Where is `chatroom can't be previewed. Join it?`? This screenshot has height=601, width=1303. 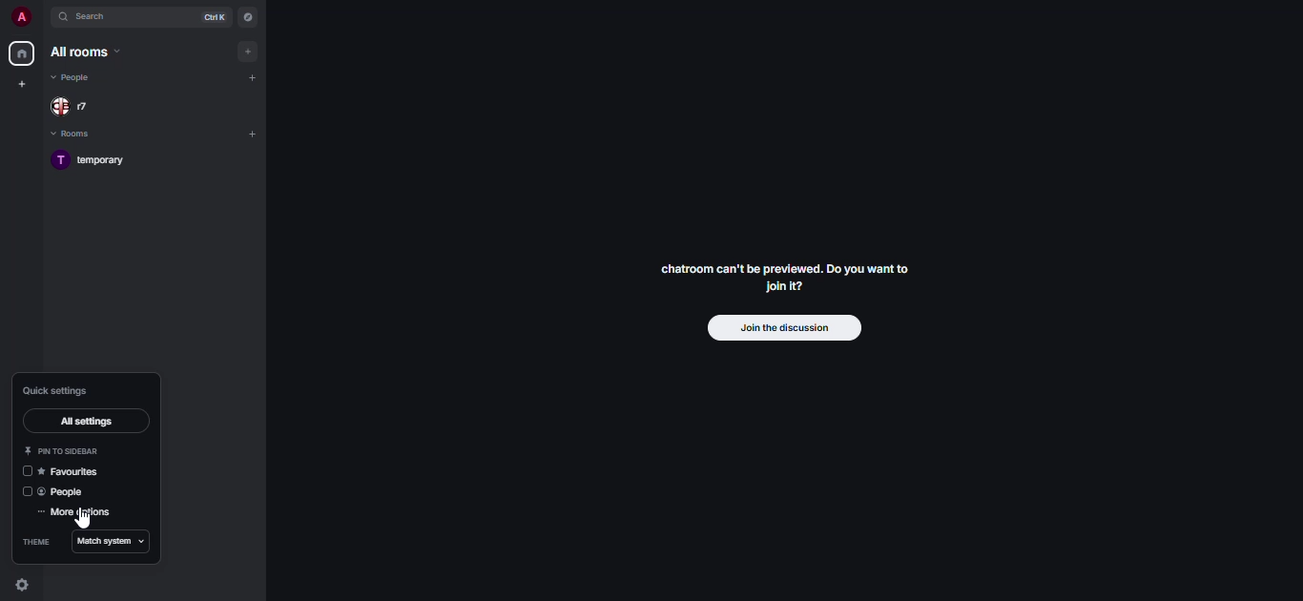
chatroom can't be previewed. Join it? is located at coordinates (791, 275).